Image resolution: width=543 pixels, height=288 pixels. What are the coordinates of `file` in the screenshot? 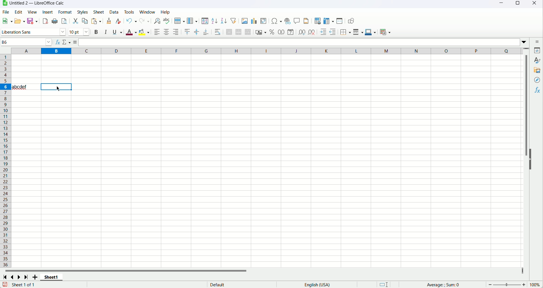 It's located at (5, 12).